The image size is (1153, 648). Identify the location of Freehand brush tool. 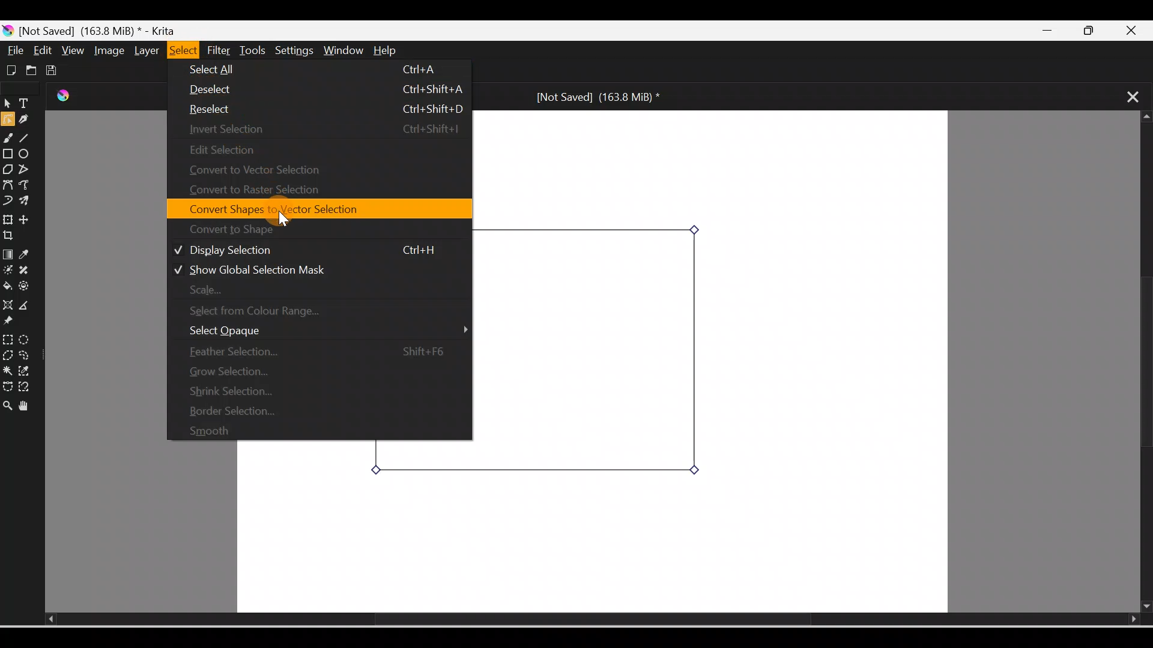
(10, 140).